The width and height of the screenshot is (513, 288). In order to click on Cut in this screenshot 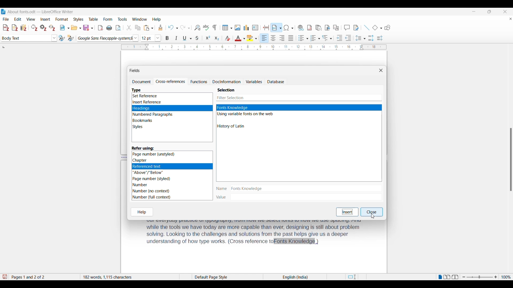, I will do `click(129, 27)`.